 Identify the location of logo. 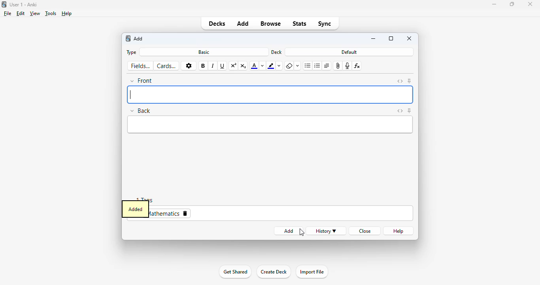
(4, 4).